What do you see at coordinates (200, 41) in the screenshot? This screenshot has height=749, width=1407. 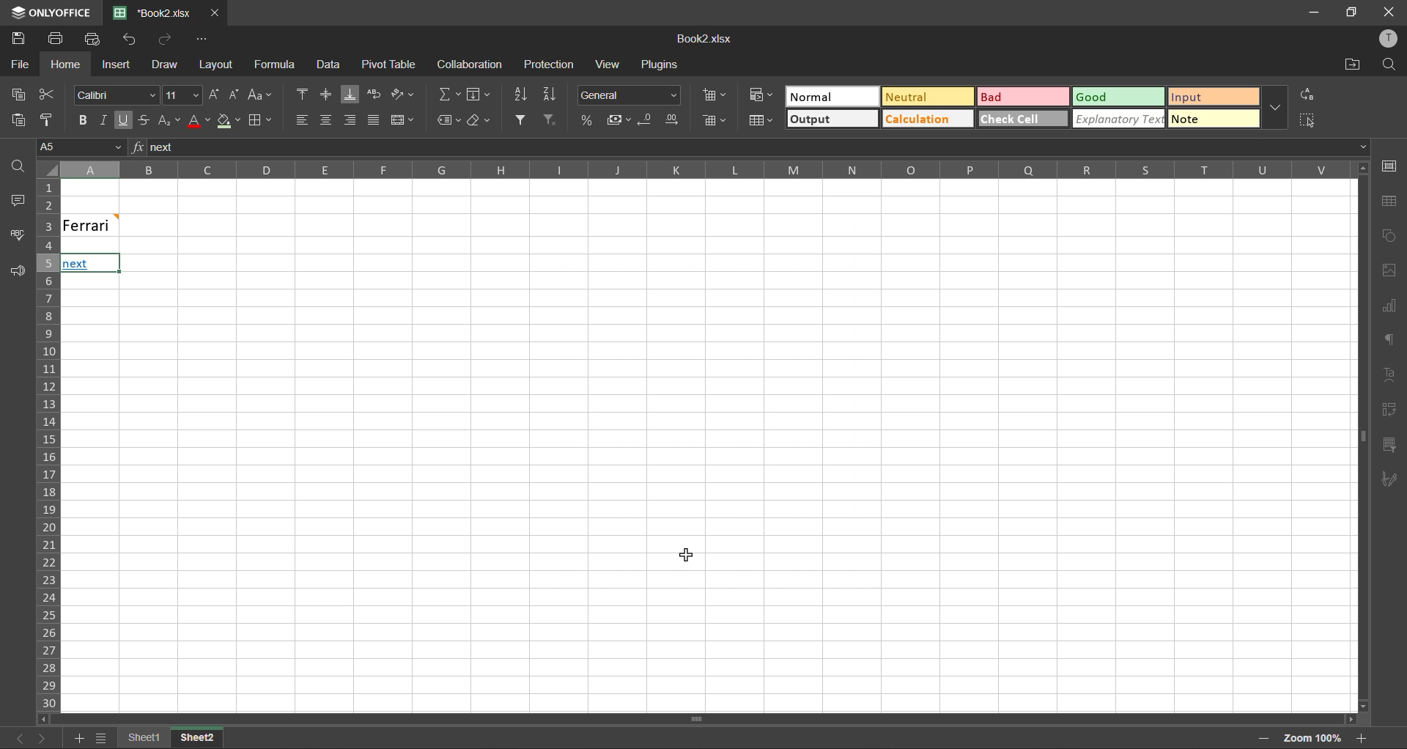 I see `customize quick access toolbar` at bounding box center [200, 41].